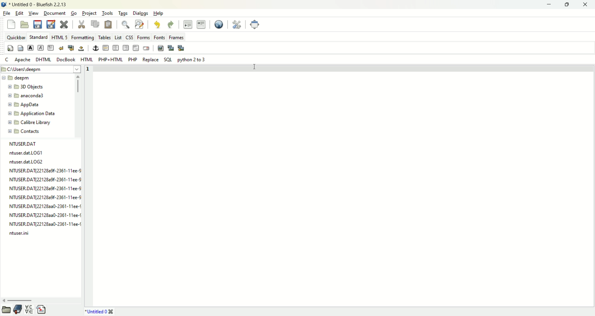 The width and height of the screenshot is (595, 316). What do you see at coordinates (143, 37) in the screenshot?
I see `Forms` at bounding box center [143, 37].